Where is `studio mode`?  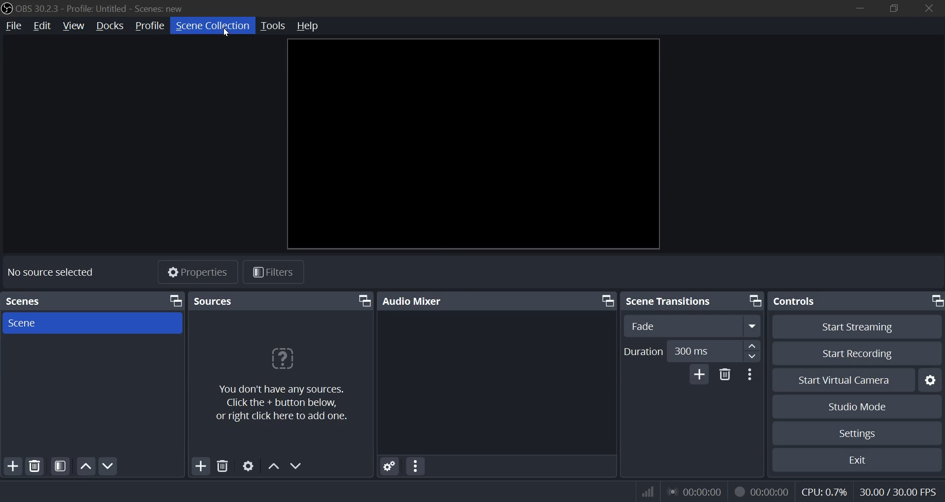
studio mode is located at coordinates (859, 407).